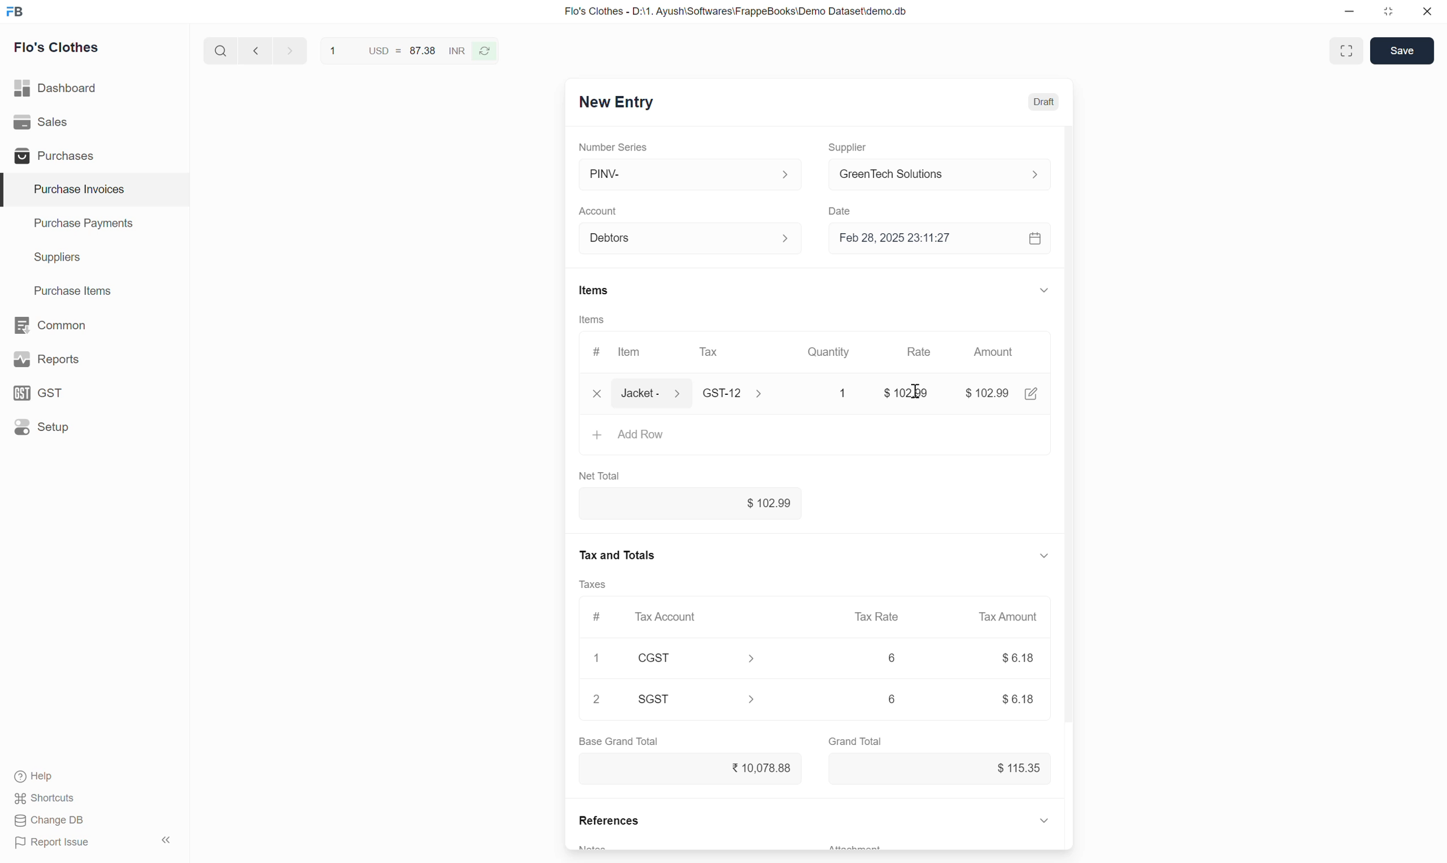  What do you see at coordinates (892, 698) in the screenshot?
I see `6` at bounding box center [892, 698].